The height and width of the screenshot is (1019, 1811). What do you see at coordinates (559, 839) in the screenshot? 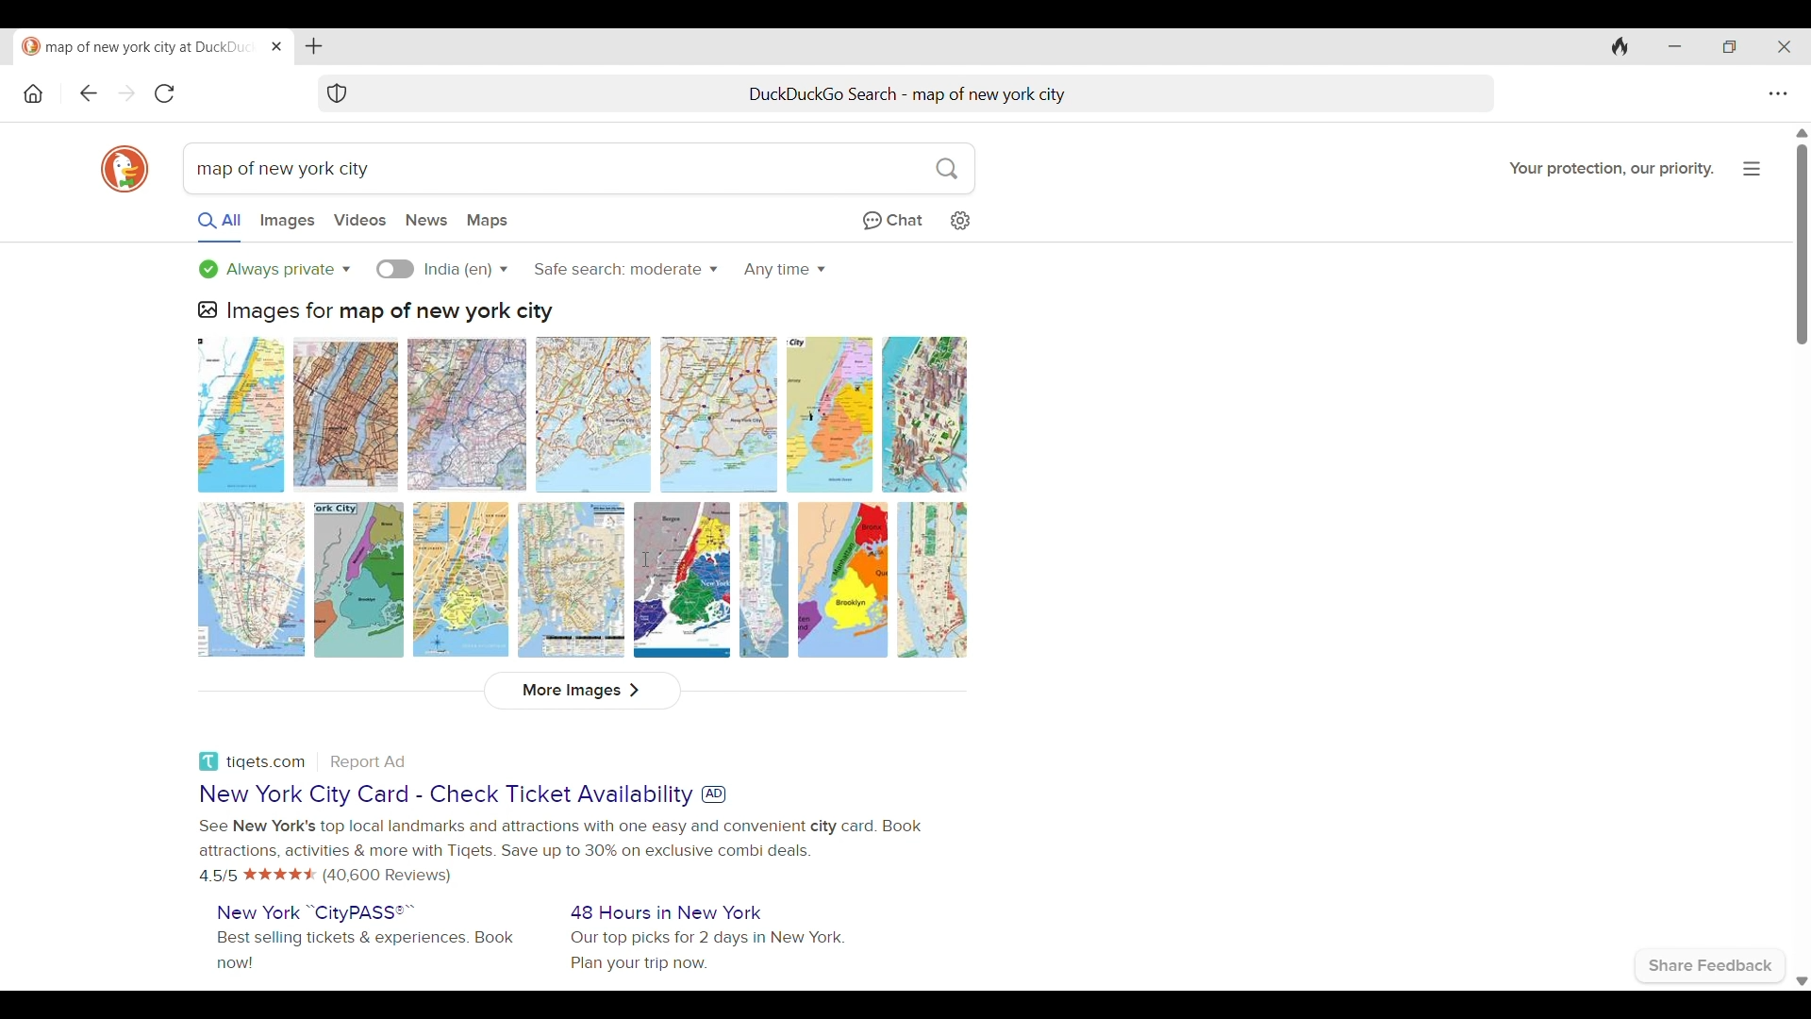
I see `See New York's top local landmarks and attractions with one easy and convenient city card. Book
attractions, activities & more with Tigets. Save up to 30% on exclusive combi deals.` at bounding box center [559, 839].